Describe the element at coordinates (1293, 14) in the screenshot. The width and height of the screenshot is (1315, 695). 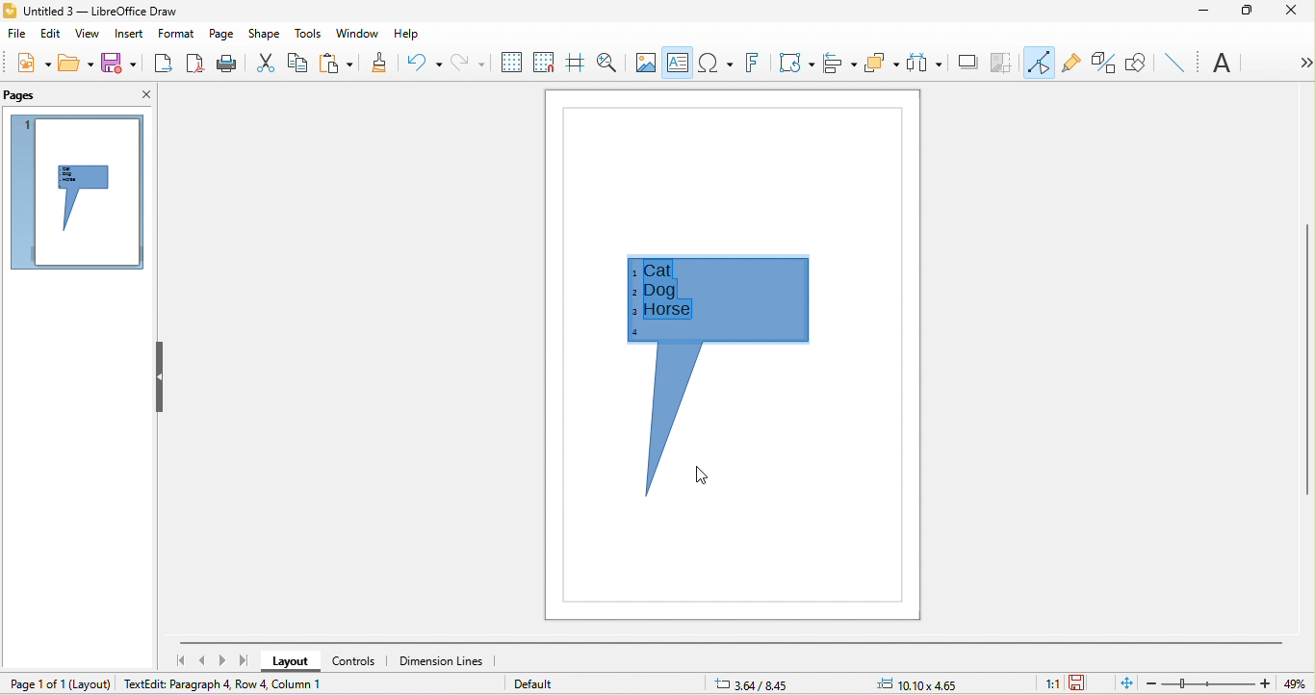
I see `close` at that location.